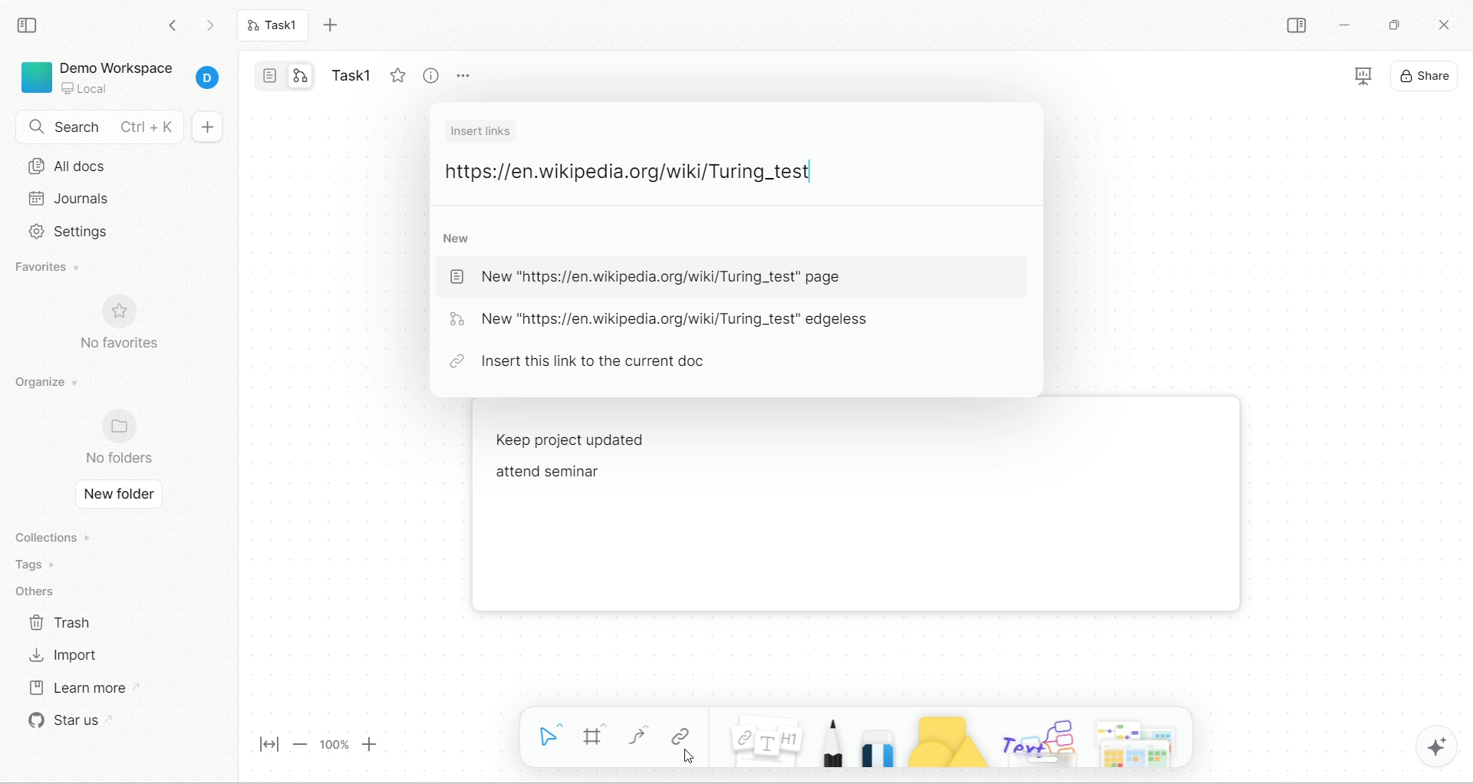  What do you see at coordinates (1360, 74) in the screenshot?
I see `display` at bounding box center [1360, 74].